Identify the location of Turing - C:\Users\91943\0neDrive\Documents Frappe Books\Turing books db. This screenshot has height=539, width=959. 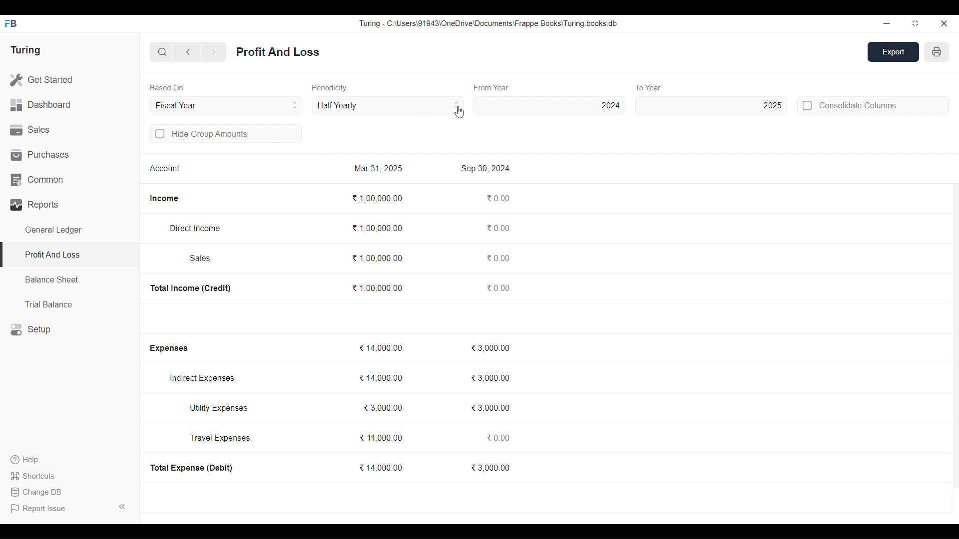
(488, 23).